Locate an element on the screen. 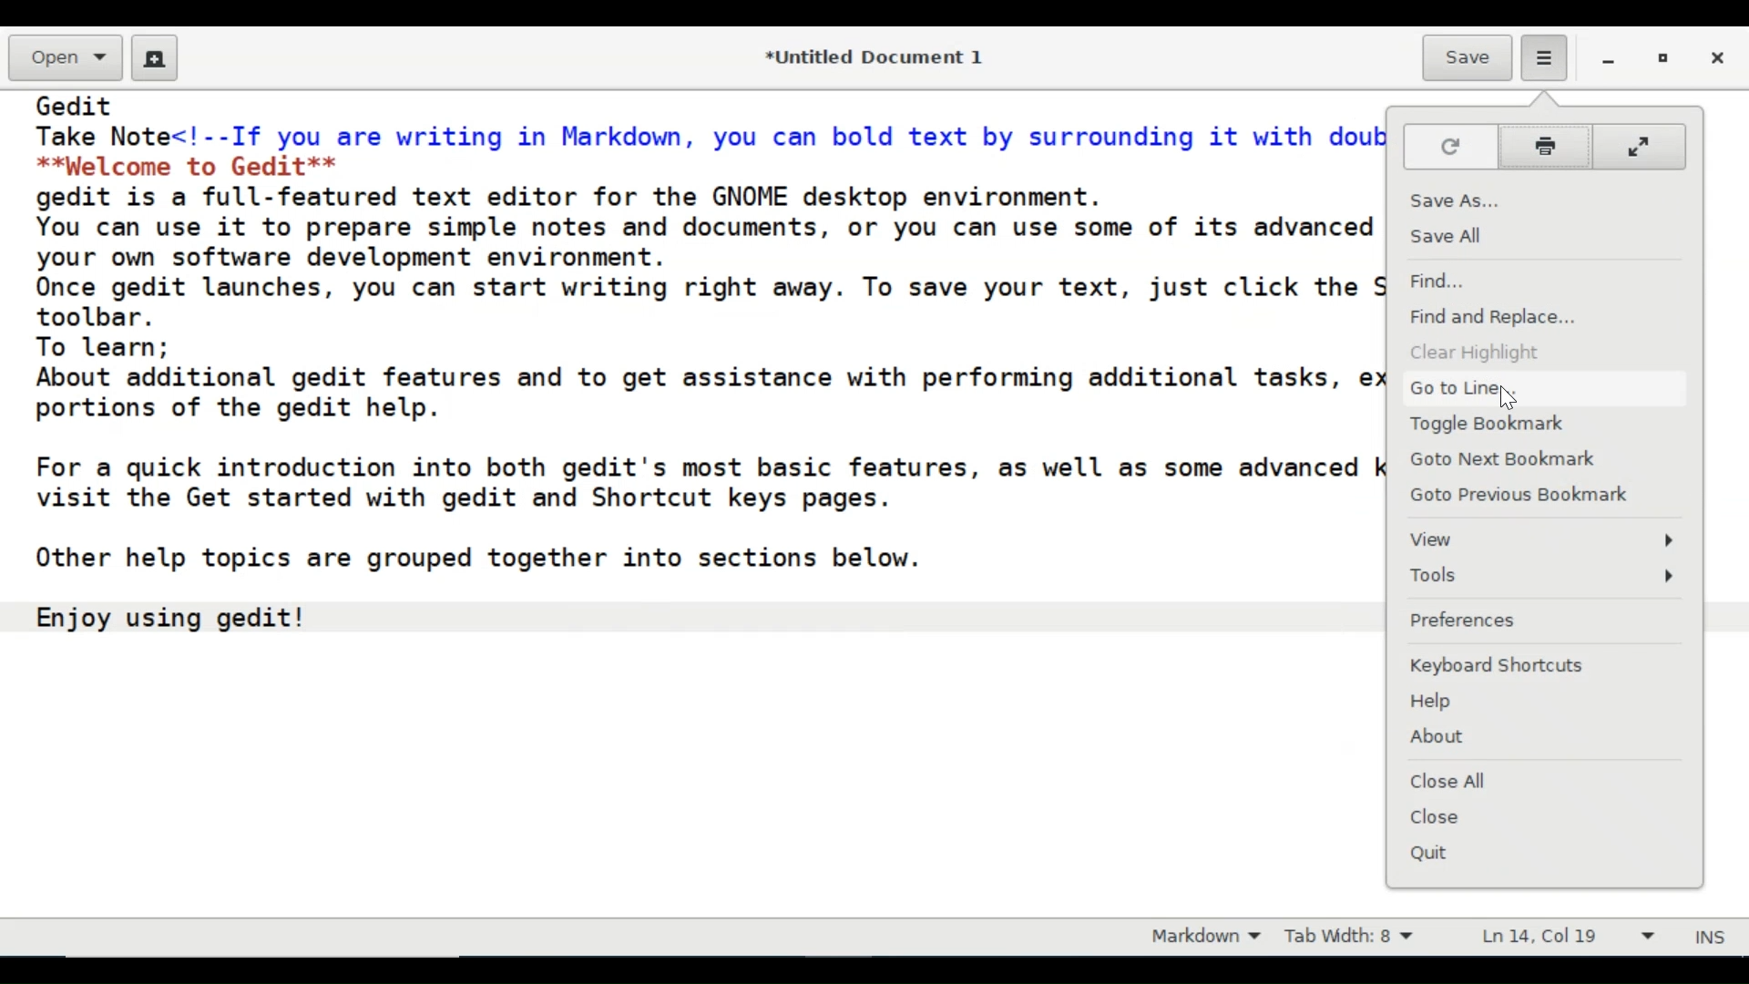 The height and width of the screenshot is (984, 1749). Keyboard Shortcuts is located at coordinates (1496, 668).